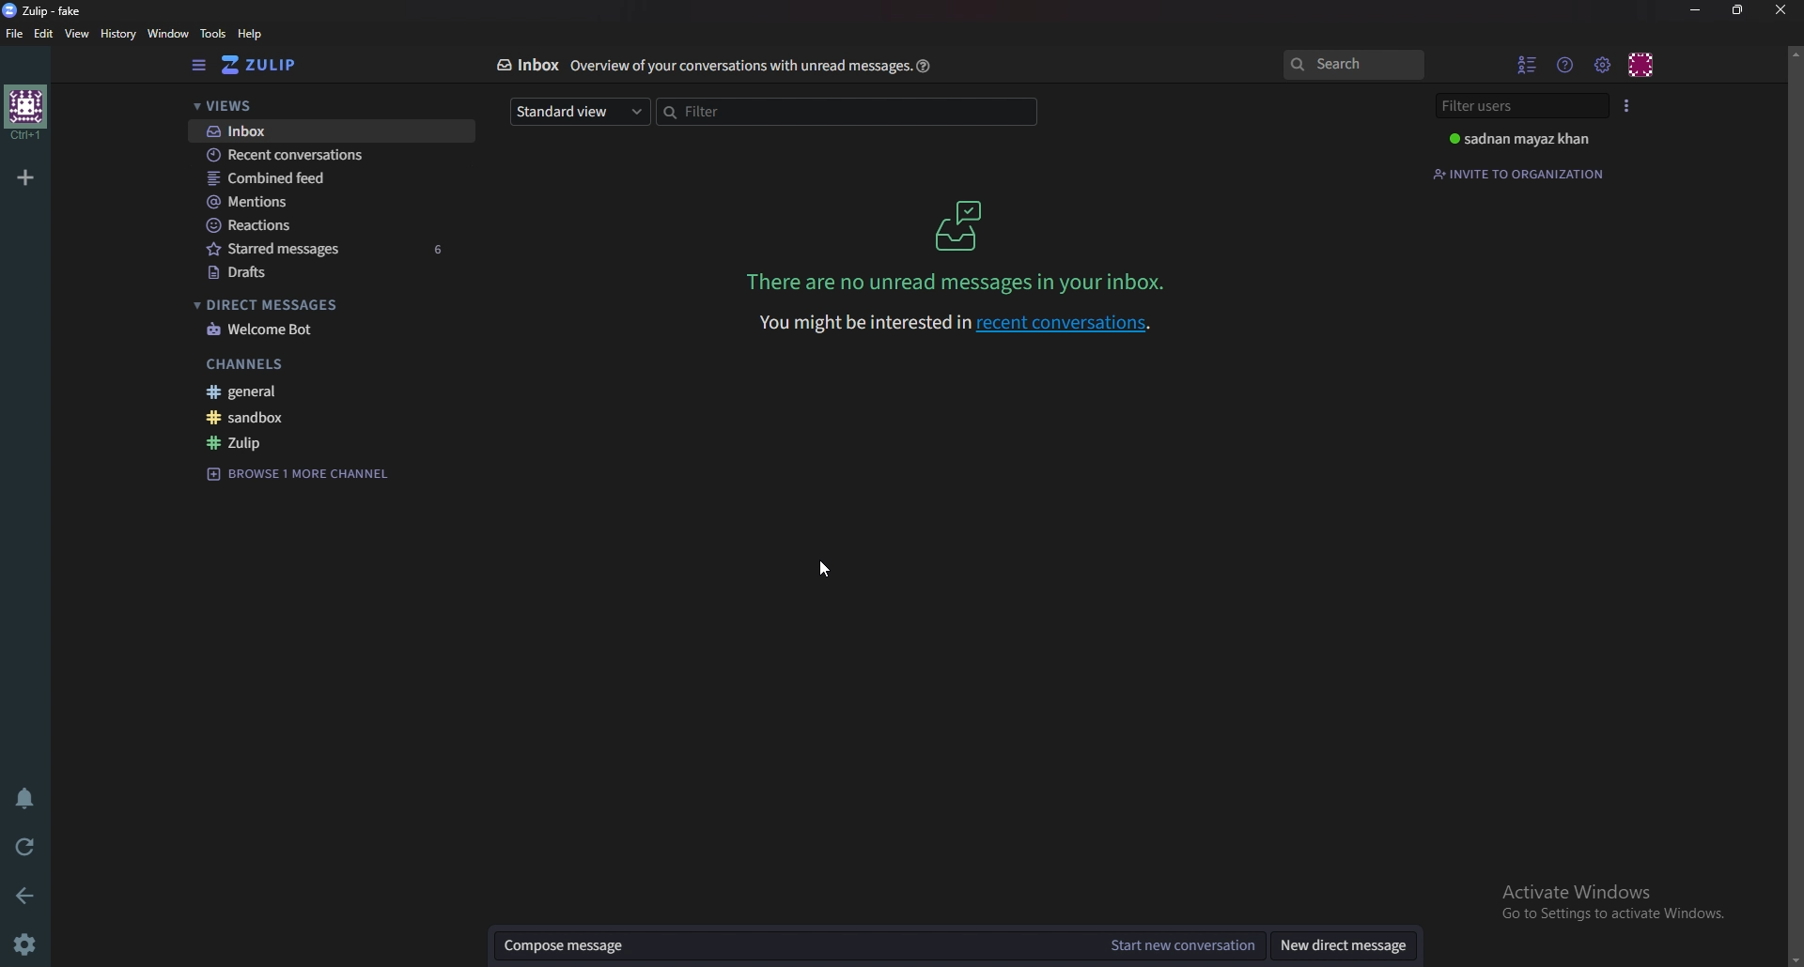 This screenshot has height=967, width=1804. Describe the element at coordinates (313, 303) in the screenshot. I see `Direct messages` at that location.